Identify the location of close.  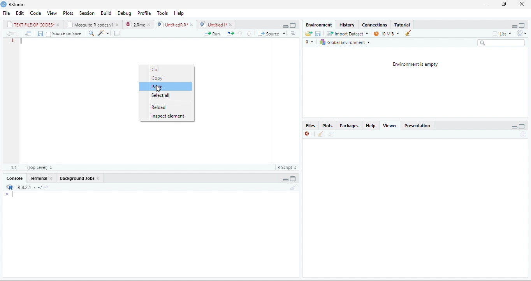
(232, 25).